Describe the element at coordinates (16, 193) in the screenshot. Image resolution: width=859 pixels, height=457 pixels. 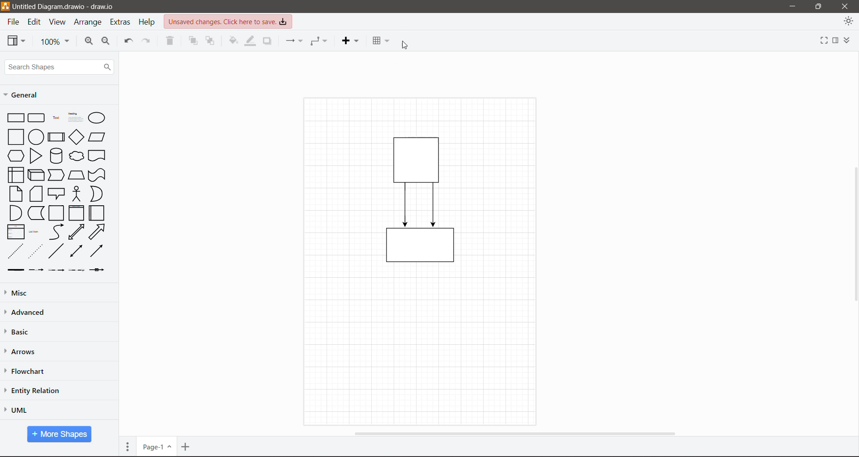
I see `Note` at that location.